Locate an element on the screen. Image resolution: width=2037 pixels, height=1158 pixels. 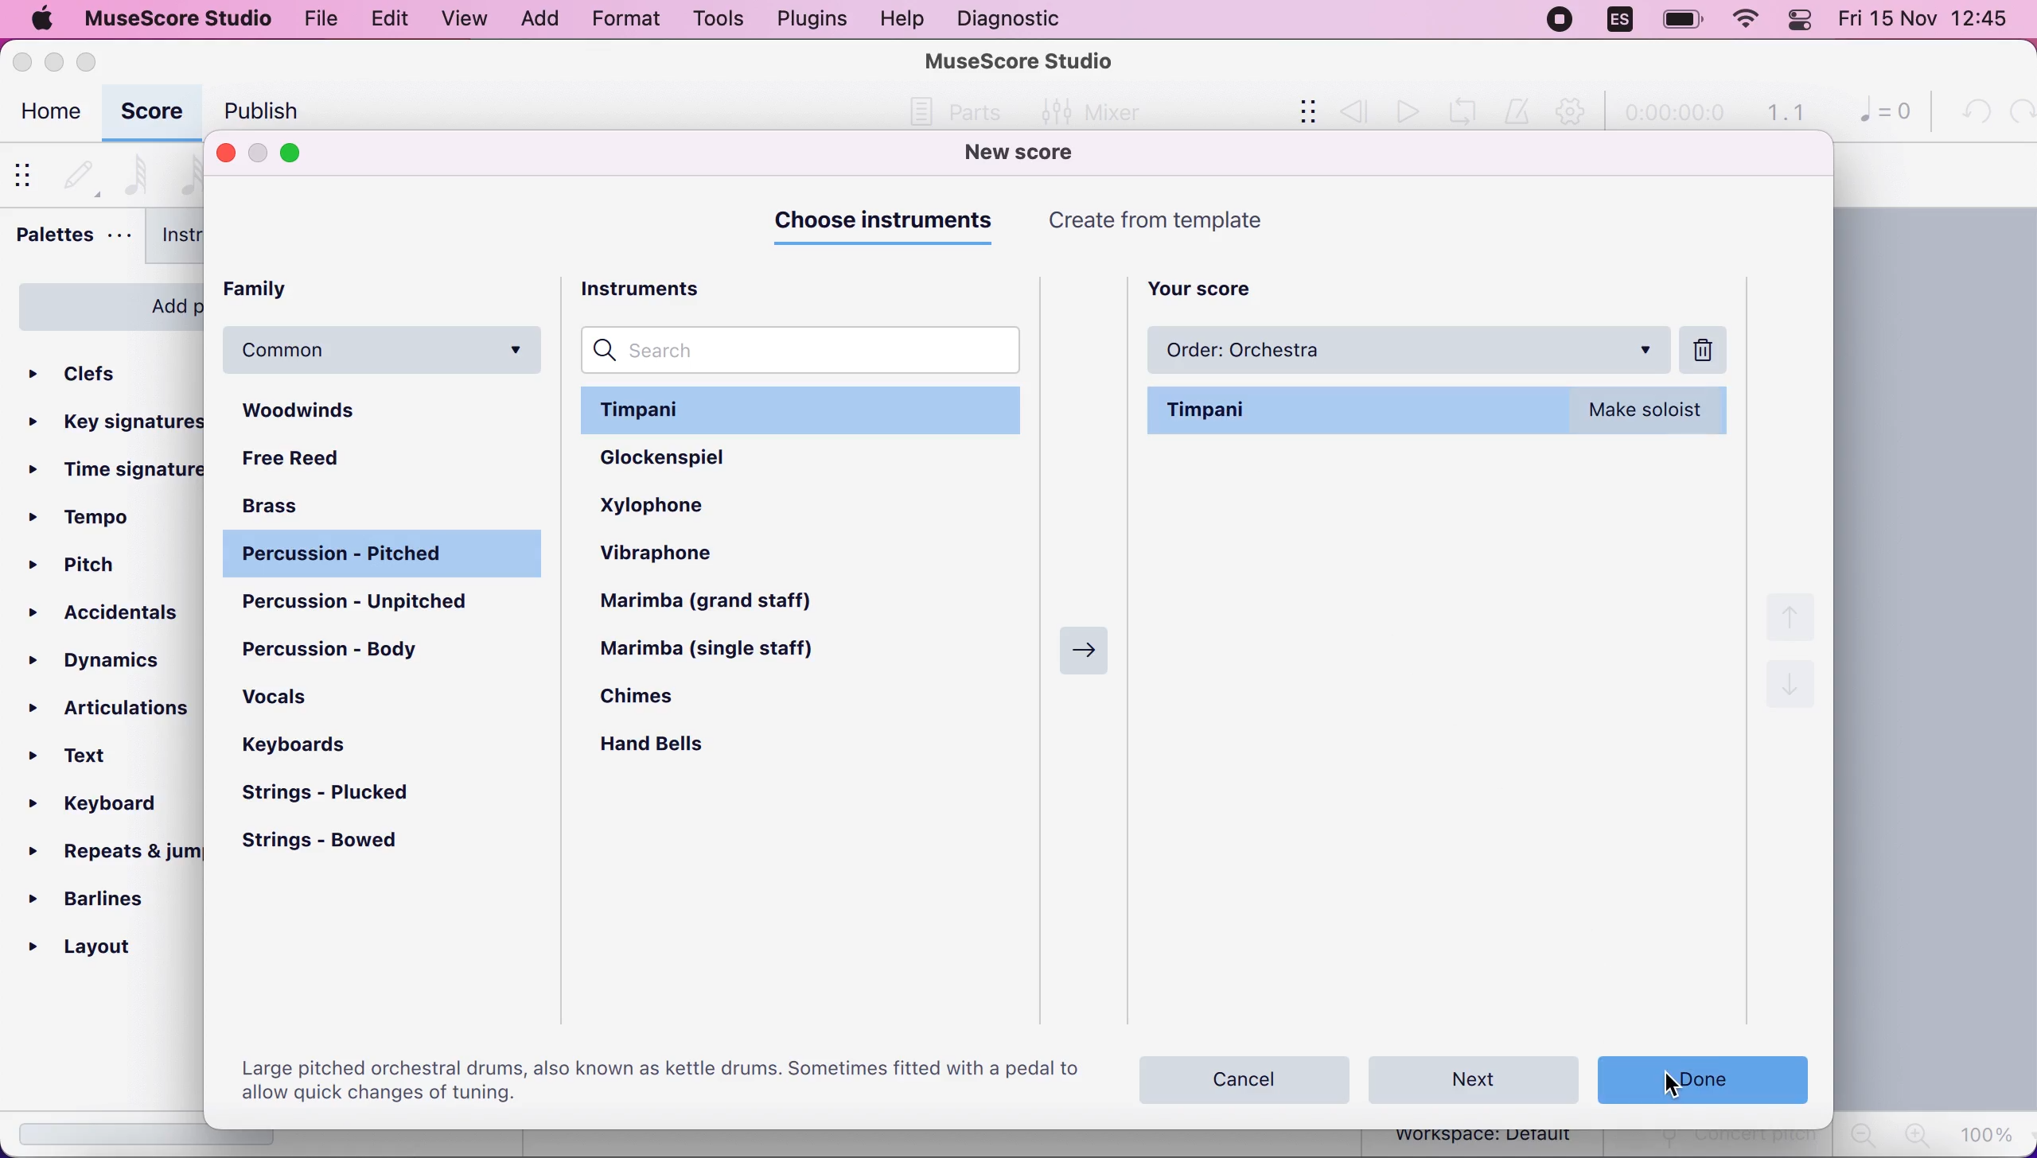
language is located at coordinates (1619, 20).